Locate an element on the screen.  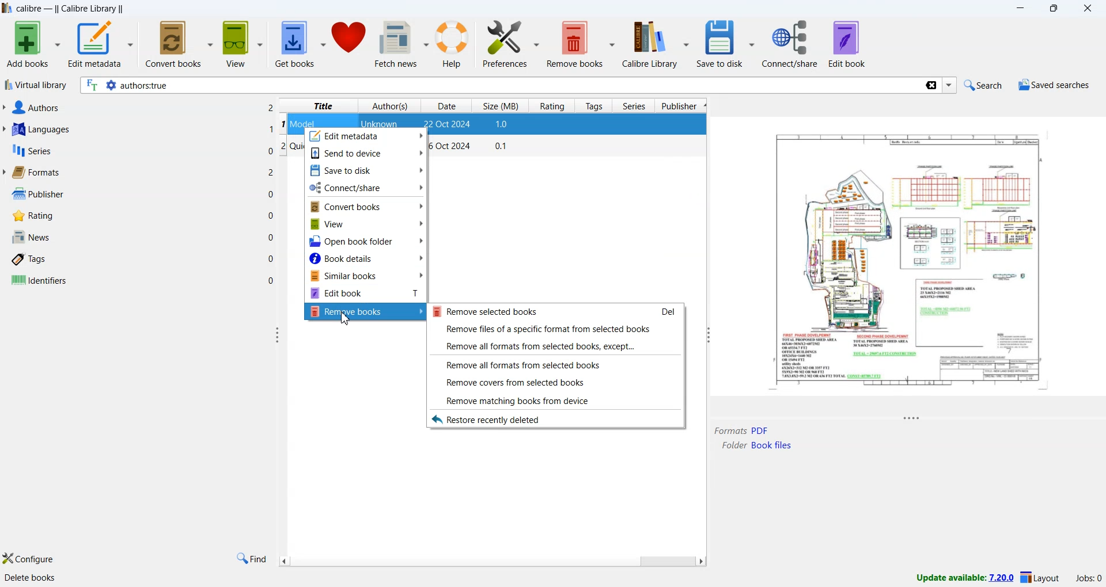
find is located at coordinates (251, 559).